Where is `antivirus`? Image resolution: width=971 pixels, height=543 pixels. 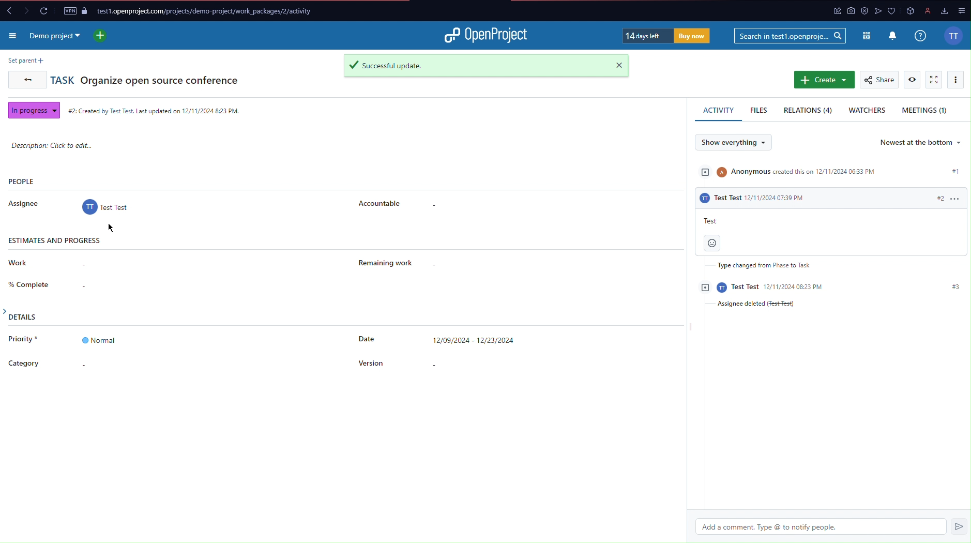
antivirus is located at coordinates (860, 10).